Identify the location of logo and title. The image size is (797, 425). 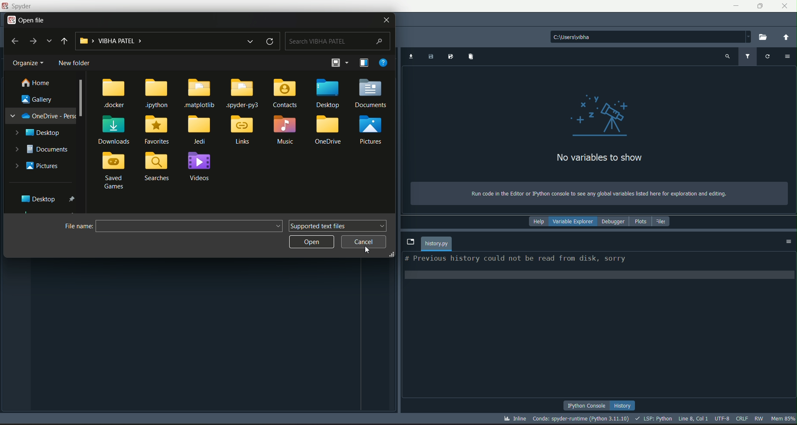
(19, 6).